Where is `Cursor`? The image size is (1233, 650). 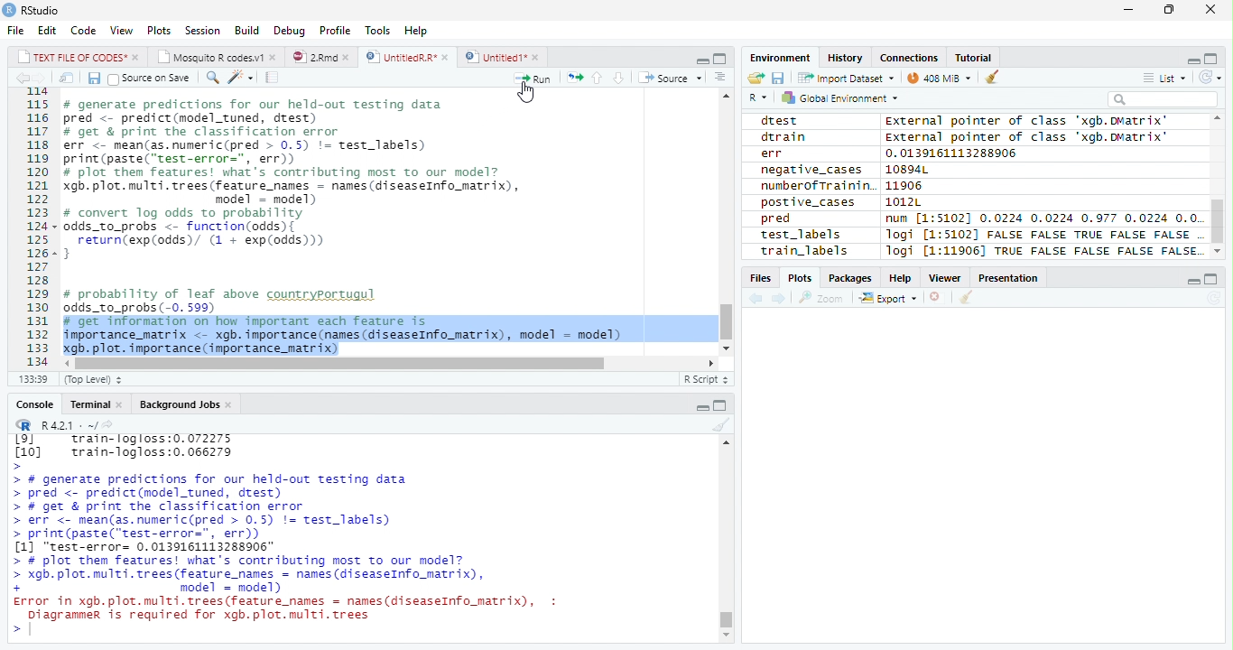 Cursor is located at coordinates (526, 92).